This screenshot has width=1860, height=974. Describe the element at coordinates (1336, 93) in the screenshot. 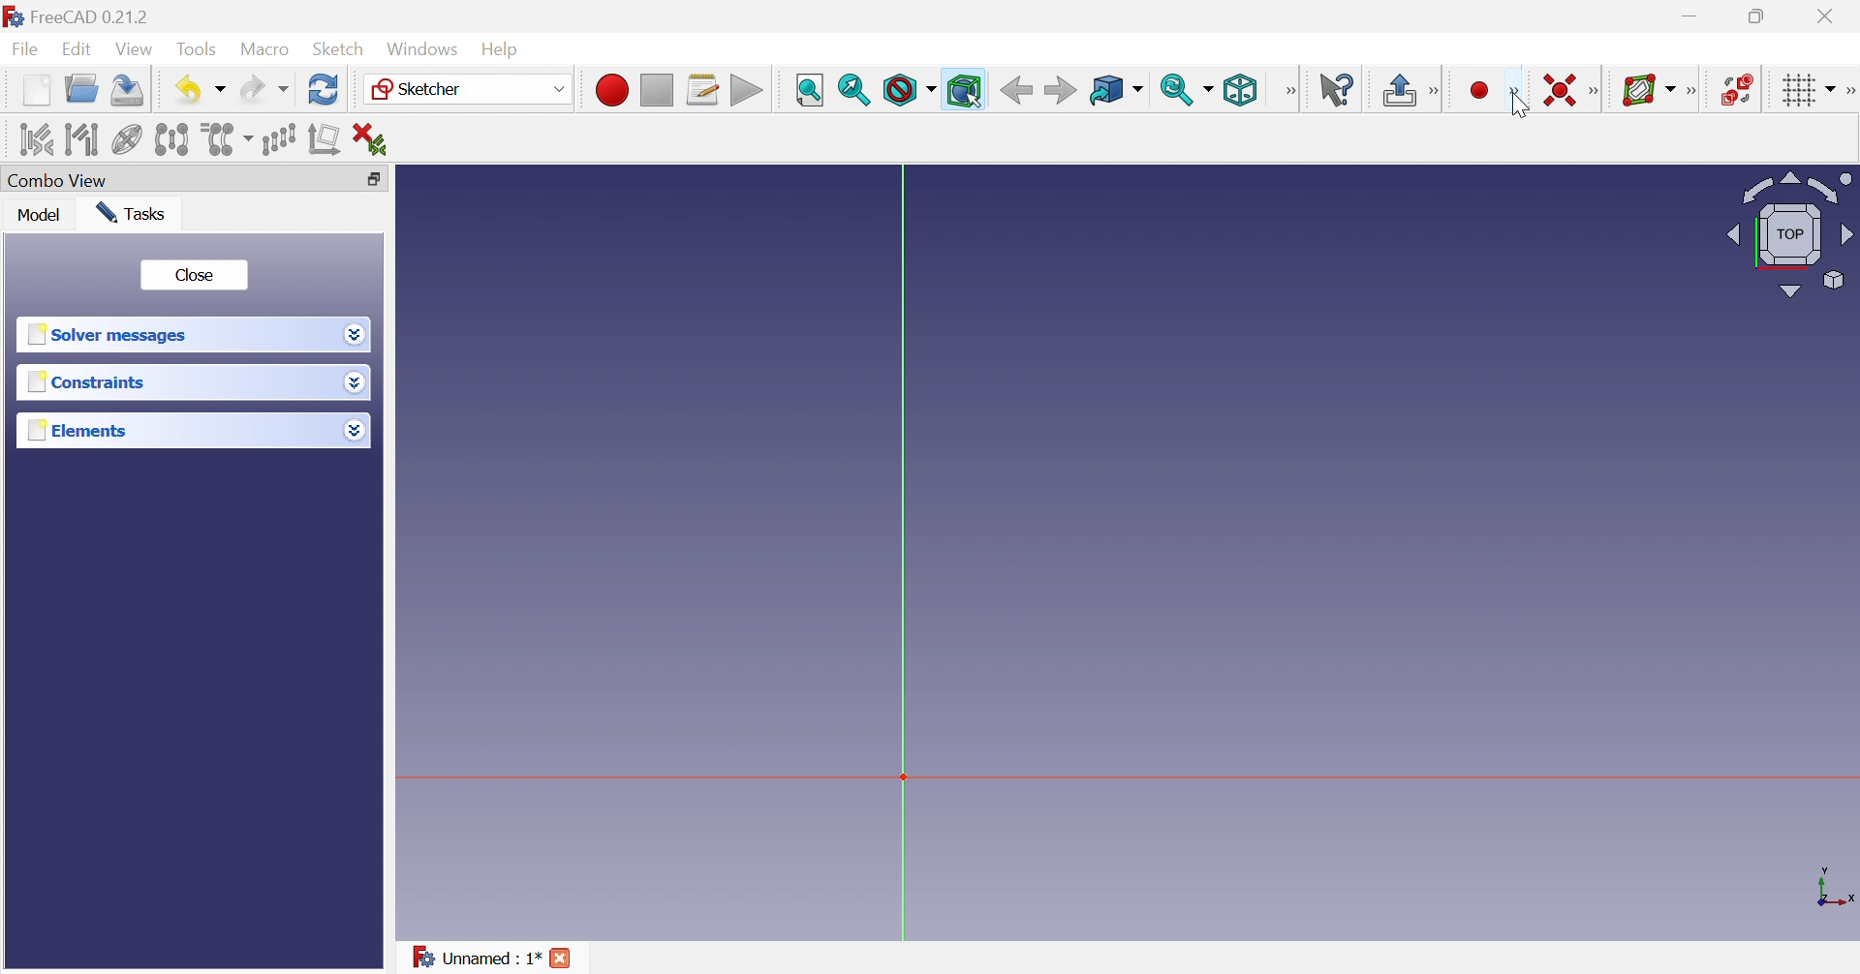

I see `What's this?` at that location.